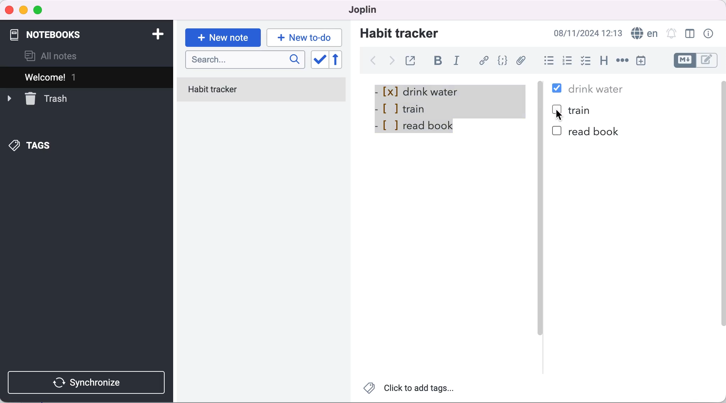  What do you see at coordinates (23, 10) in the screenshot?
I see `minimize` at bounding box center [23, 10].